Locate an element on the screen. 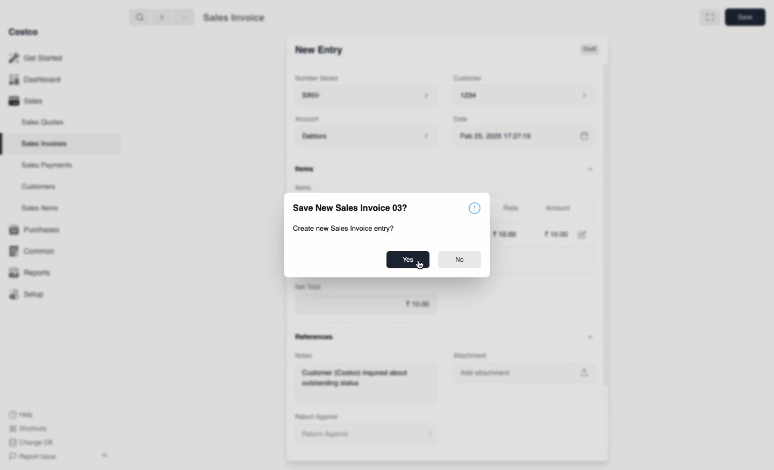 This screenshot has height=470, width=774. Yes is located at coordinates (407, 260).